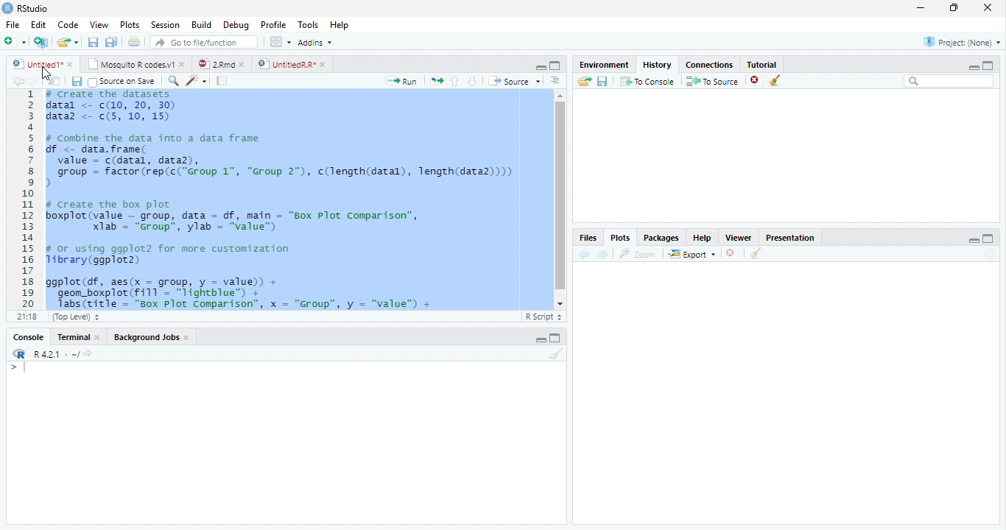 The image size is (1006, 530). Describe the element at coordinates (540, 340) in the screenshot. I see `Minimize` at that location.